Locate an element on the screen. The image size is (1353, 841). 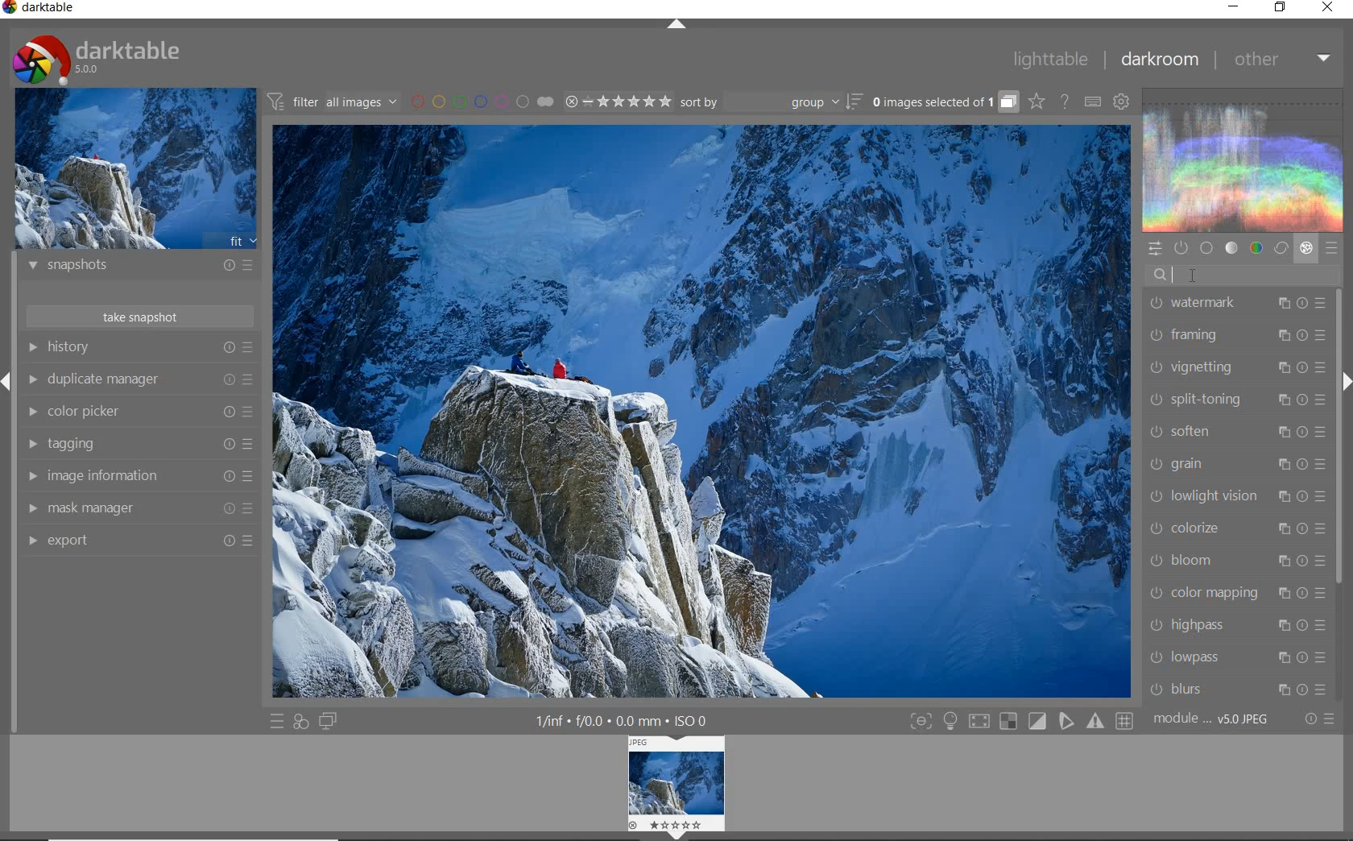
Darktable is located at coordinates (40, 10).